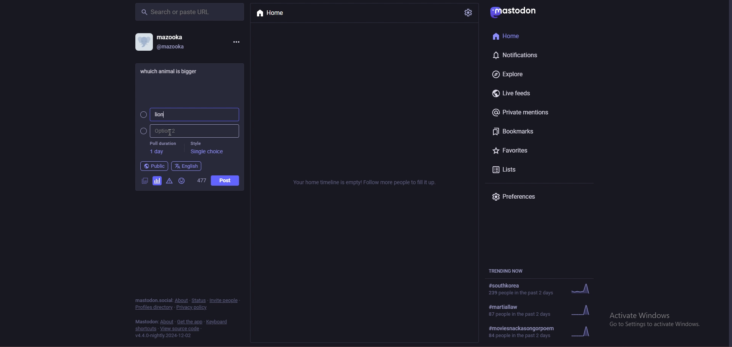  Describe the element at coordinates (512, 271) in the screenshot. I see `trending now` at that location.